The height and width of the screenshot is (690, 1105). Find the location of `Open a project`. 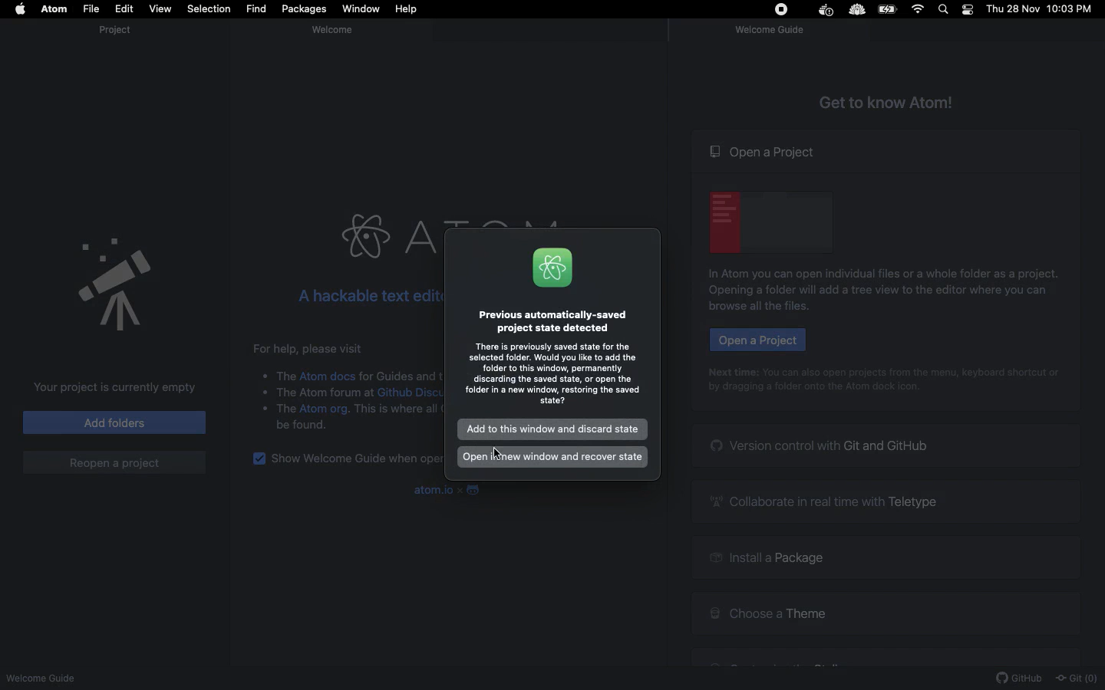

Open a project is located at coordinates (764, 152).